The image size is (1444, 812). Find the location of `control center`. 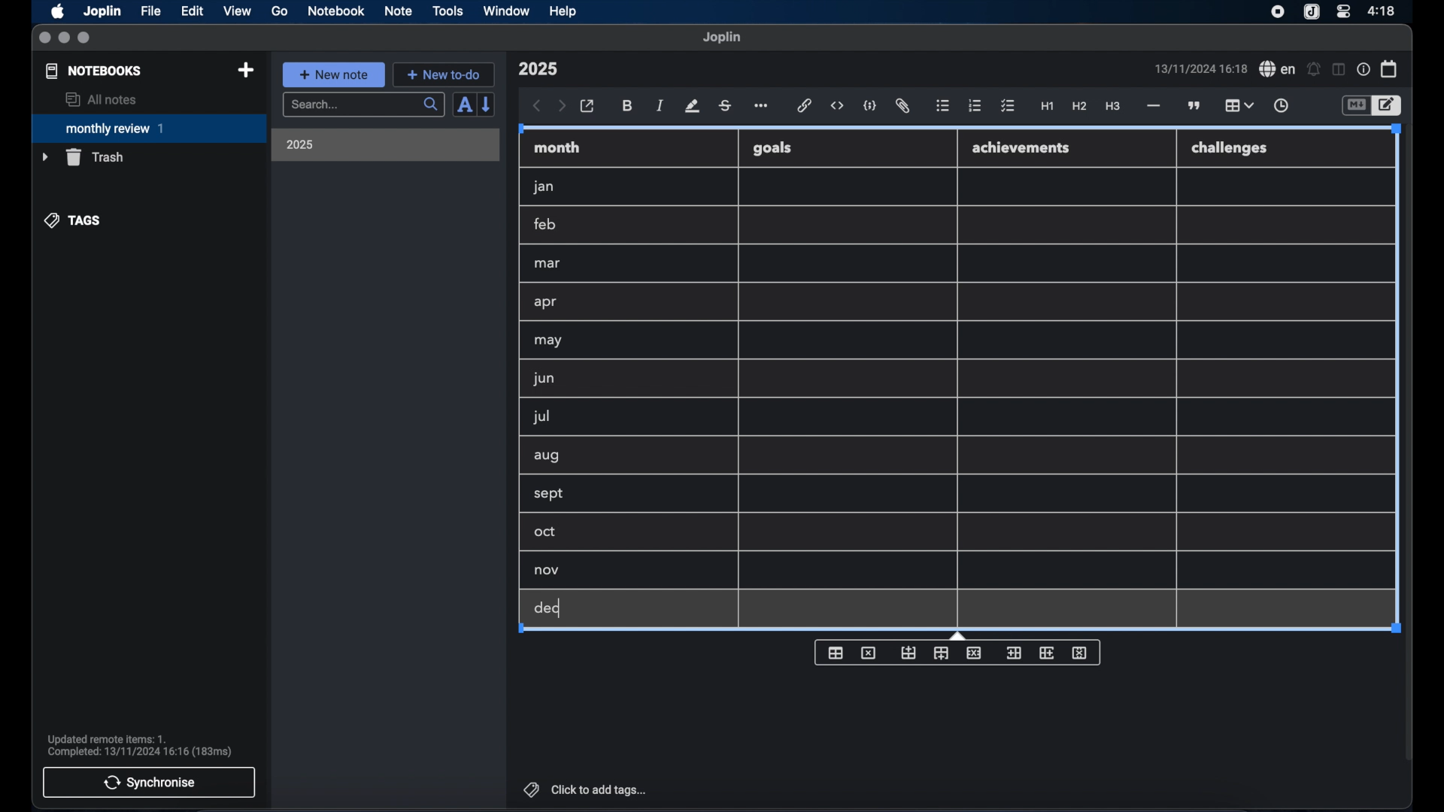

control center is located at coordinates (1342, 11).